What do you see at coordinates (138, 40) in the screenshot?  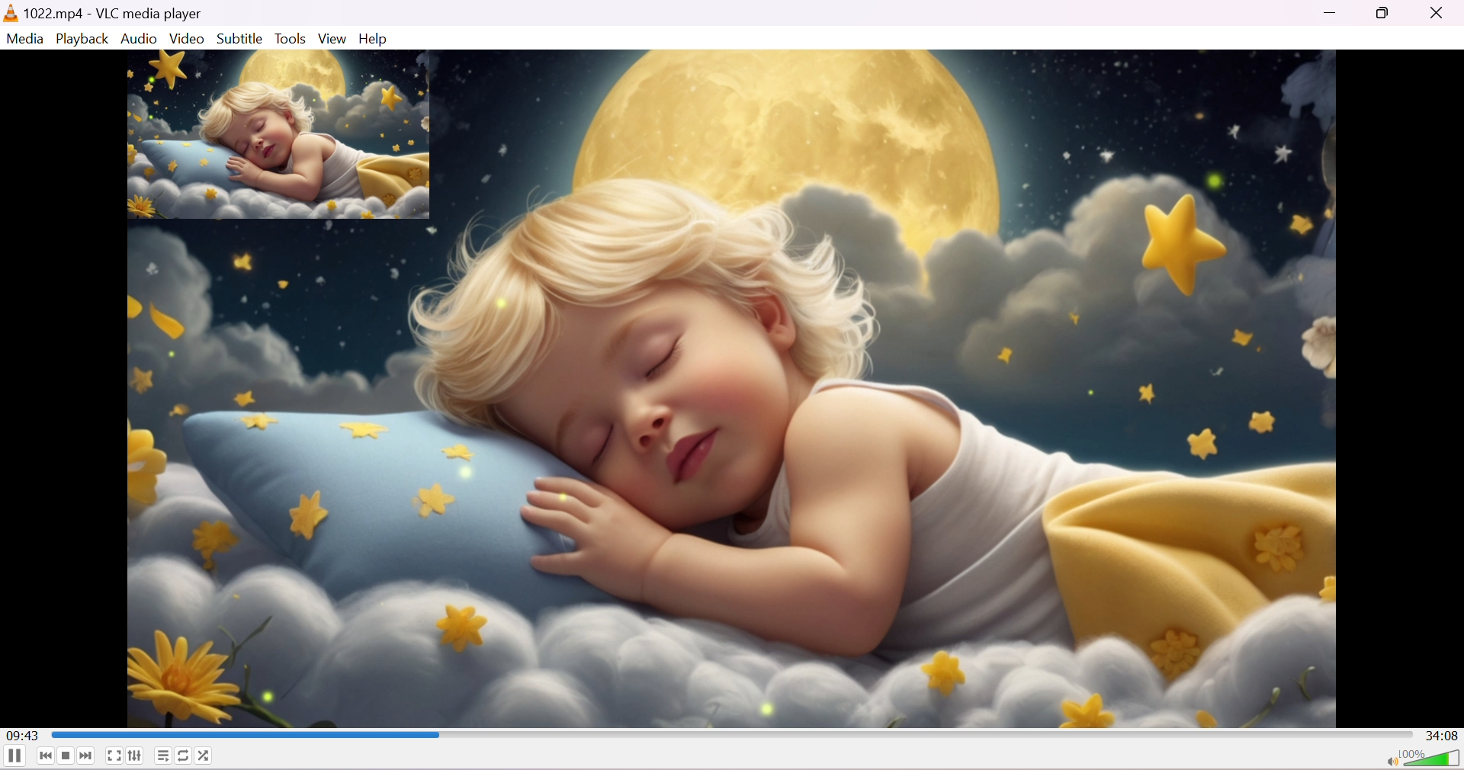 I see `Audio` at bounding box center [138, 40].